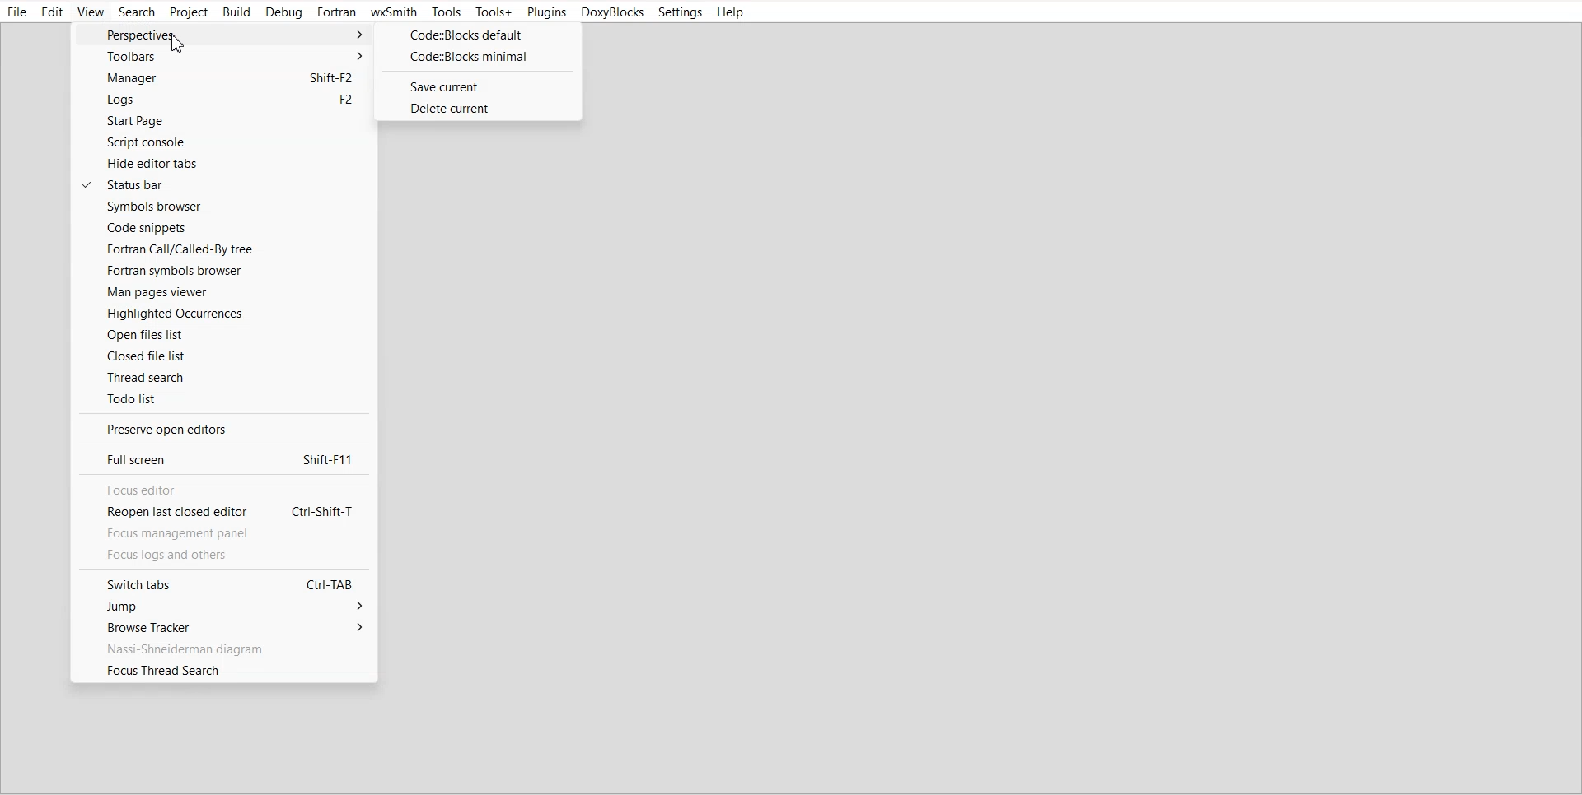 The width and height of the screenshot is (1582, 795). Describe the element at coordinates (732, 12) in the screenshot. I see `Help` at that location.